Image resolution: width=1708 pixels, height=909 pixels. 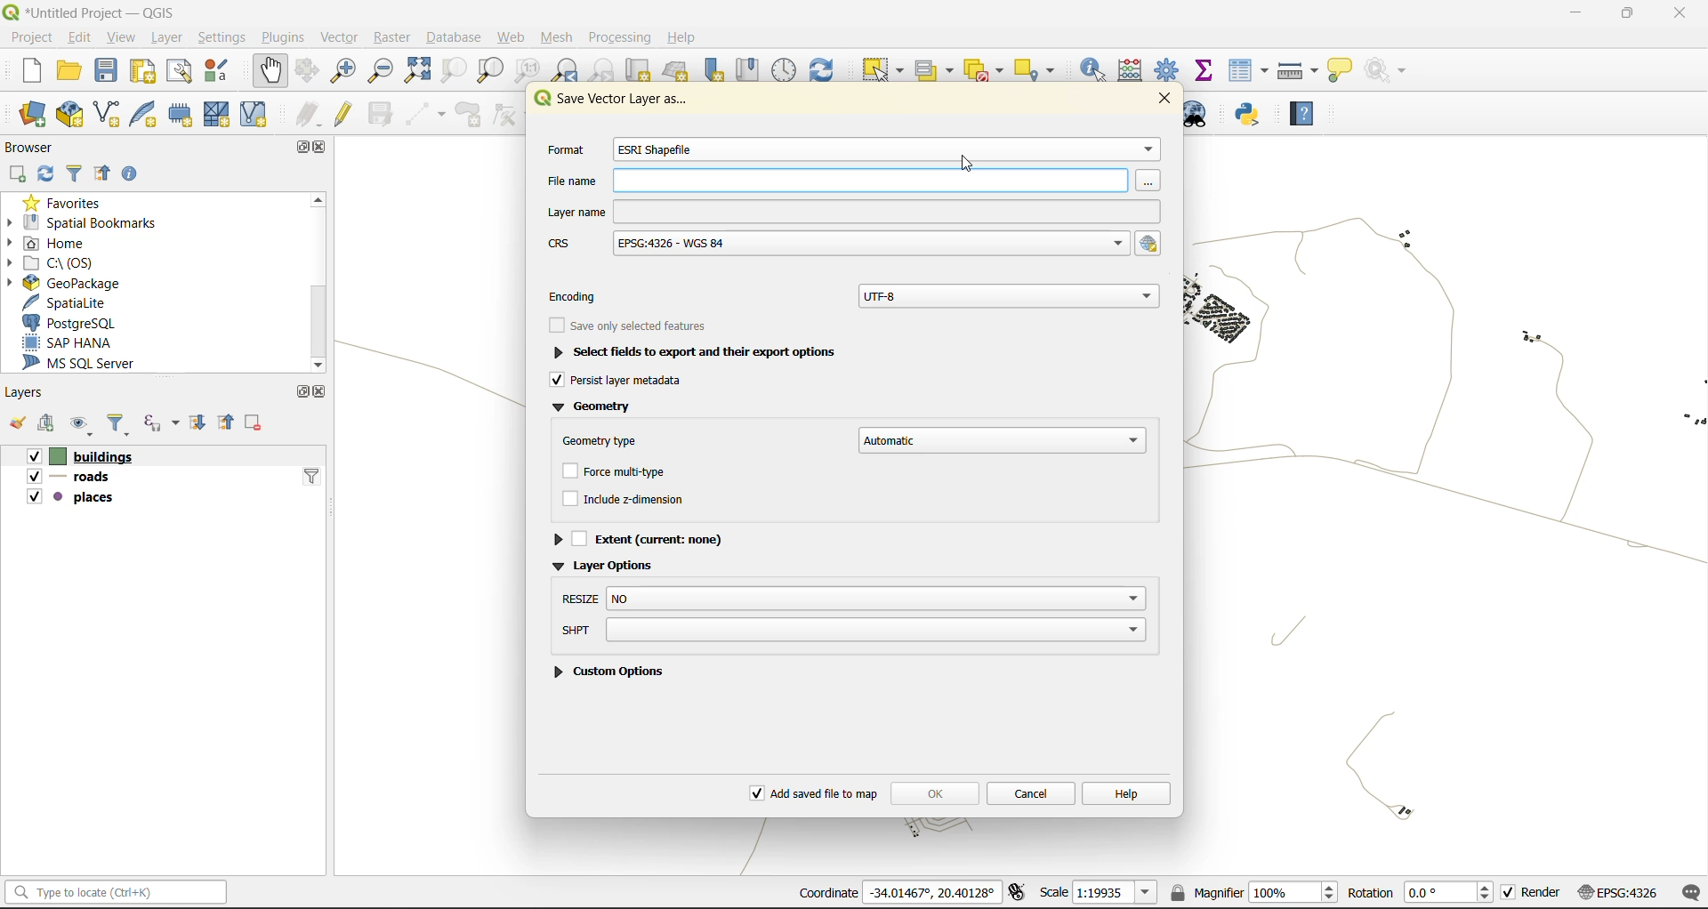 I want to click on refresh, so click(x=826, y=69).